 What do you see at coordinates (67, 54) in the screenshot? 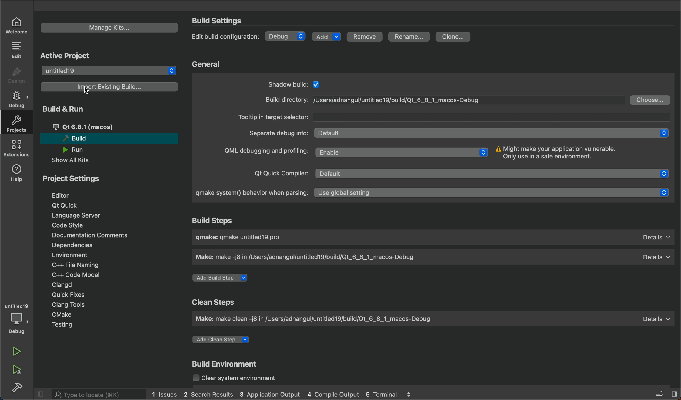
I see `active project` at bounding box center [67, 54].